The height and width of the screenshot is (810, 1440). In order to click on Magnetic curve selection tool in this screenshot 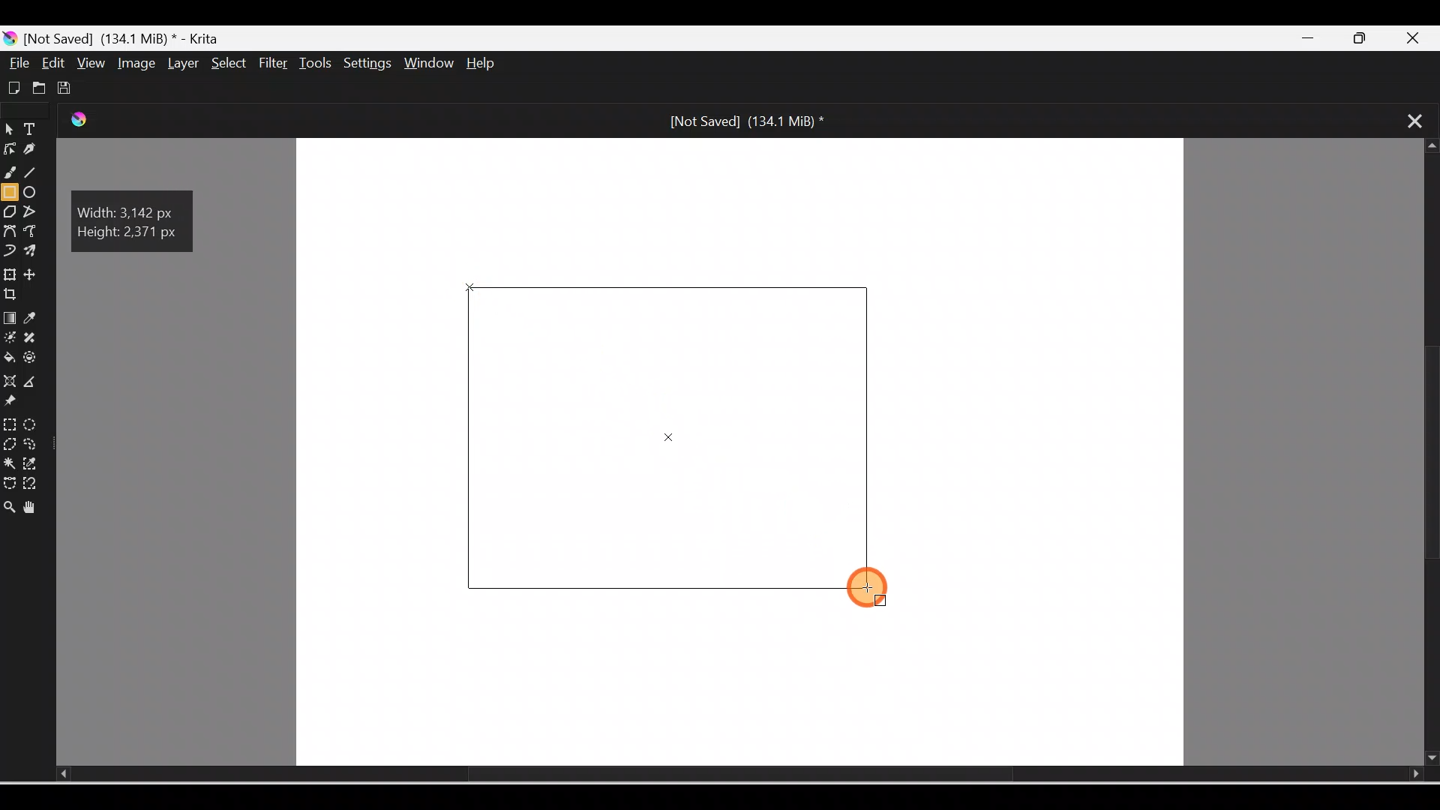, I will do `click(34, 484)`.